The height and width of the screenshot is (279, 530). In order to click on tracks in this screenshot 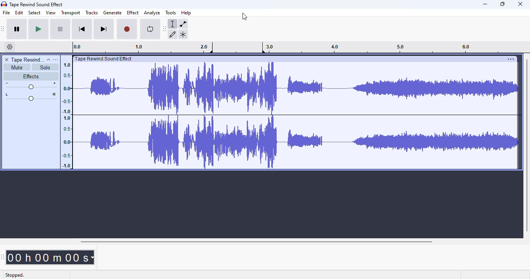, I will do `click(92, 13)`.